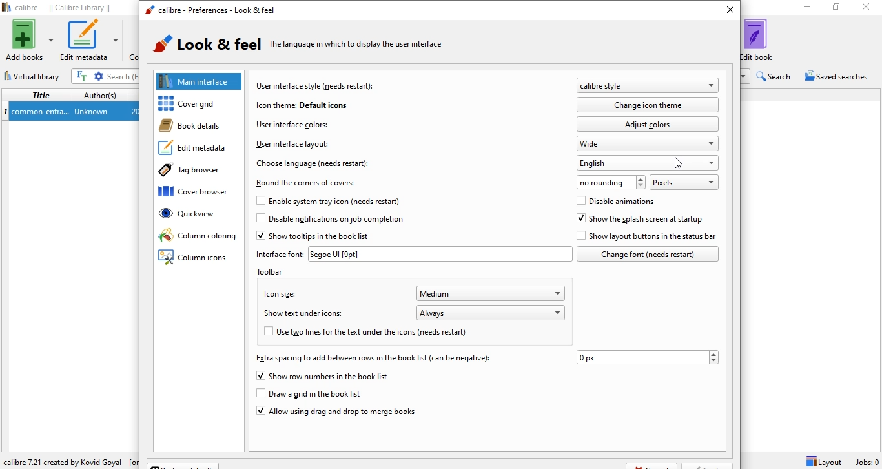 The height and width of the screenshot is (469, 882). What do you see at coordinates (316, 201) in the screenshot?
I see `enable system tray icon (needs restart)` at bounding box center [316, 201].